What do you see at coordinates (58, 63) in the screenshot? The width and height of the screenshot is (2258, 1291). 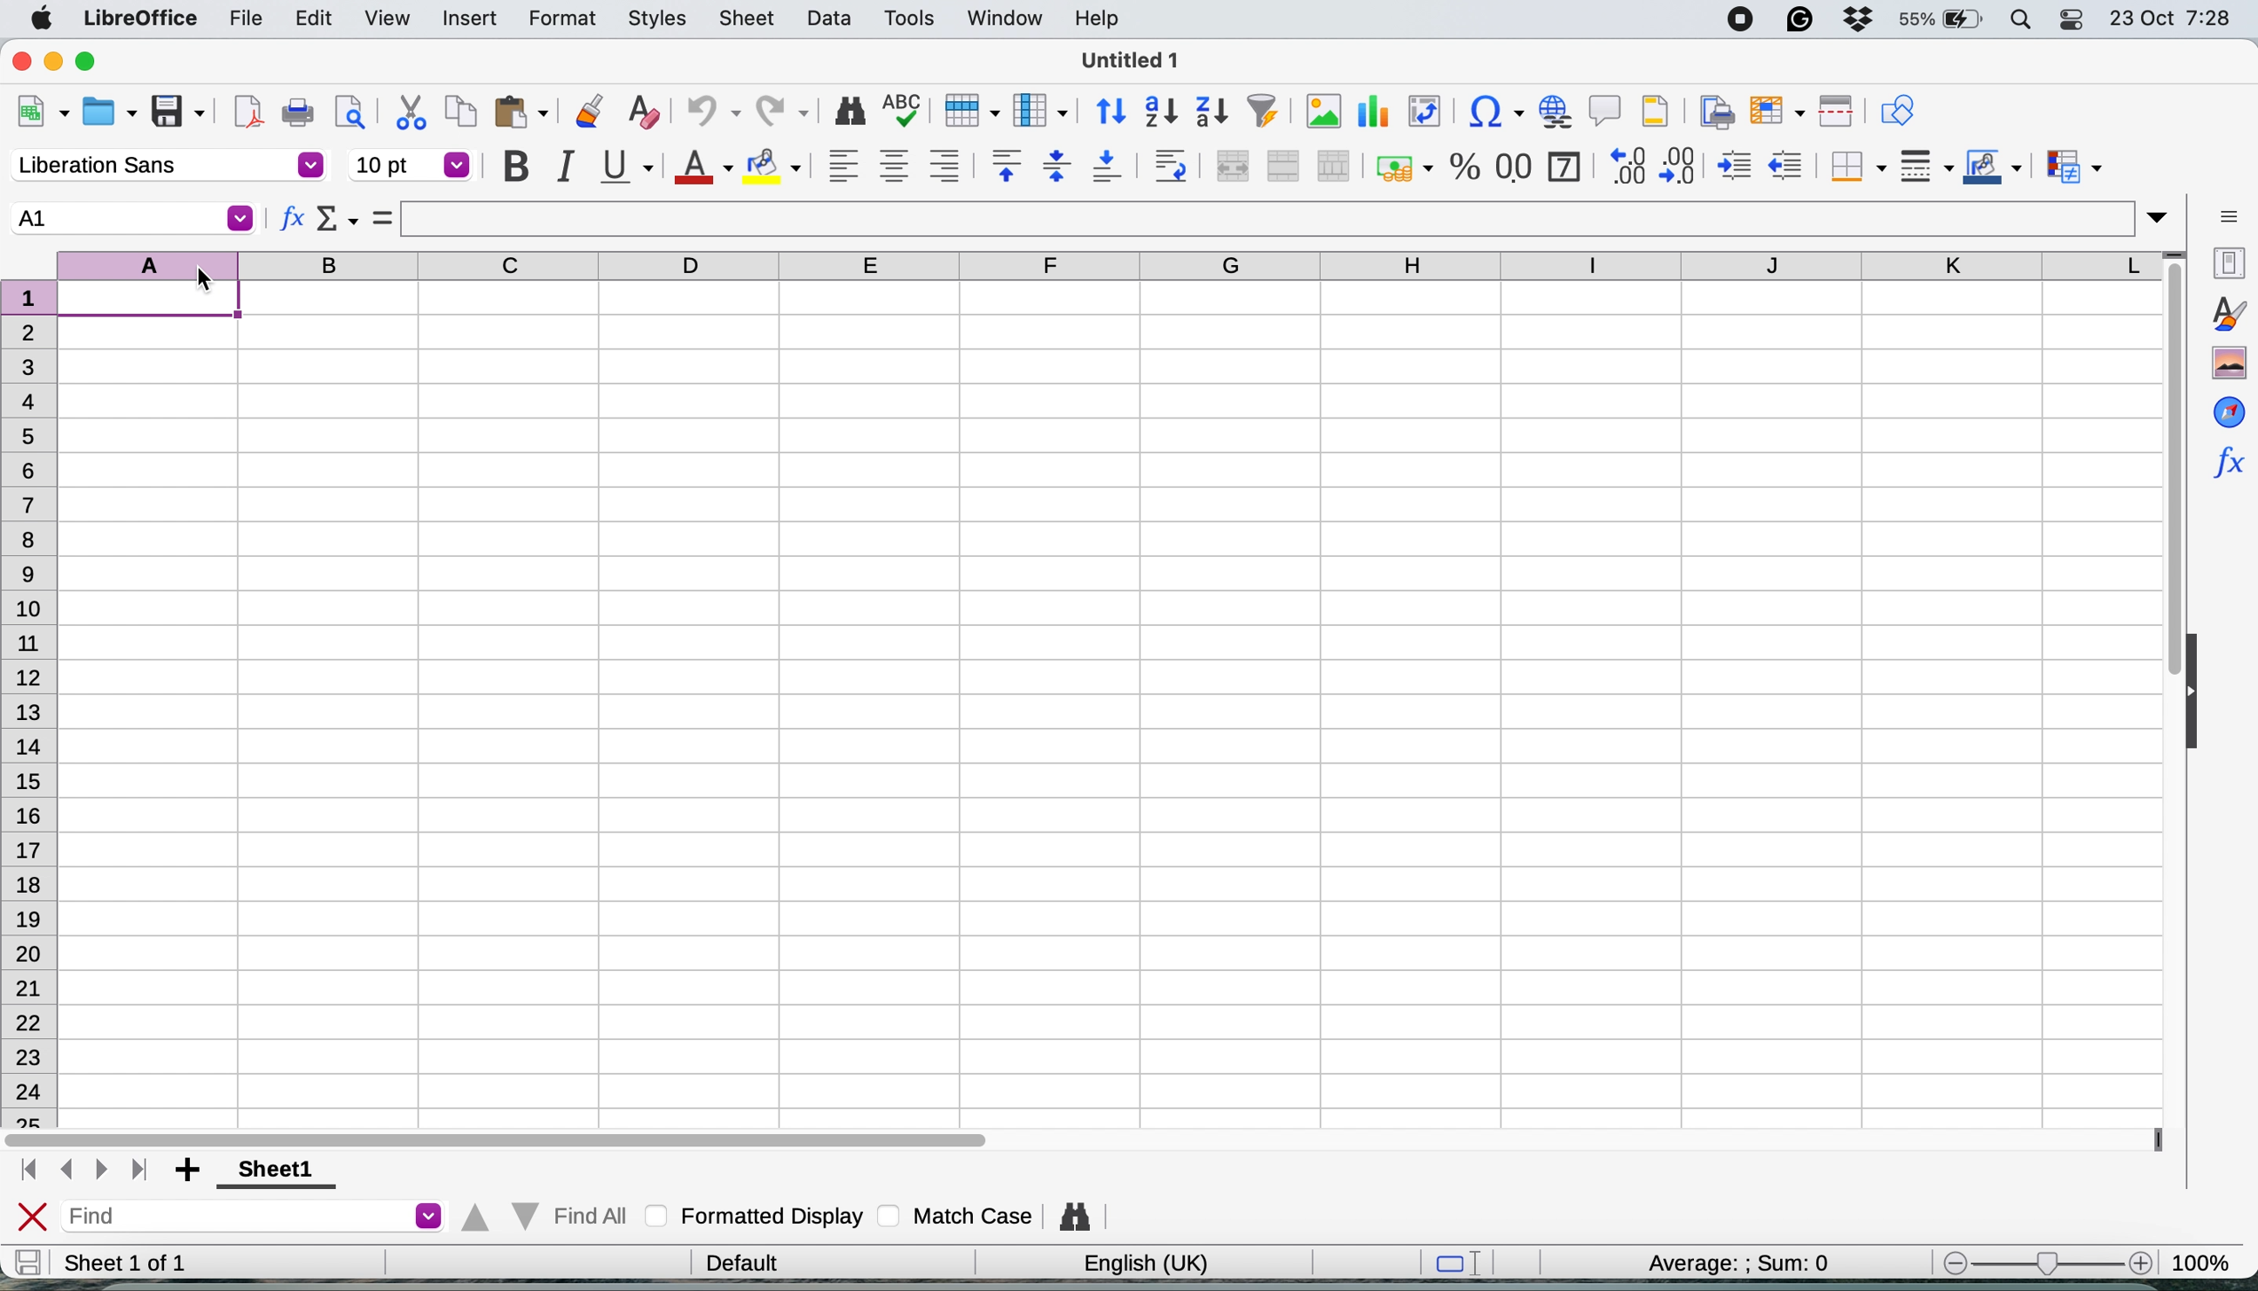 I see `minimise` at bounding box center [58, 63].